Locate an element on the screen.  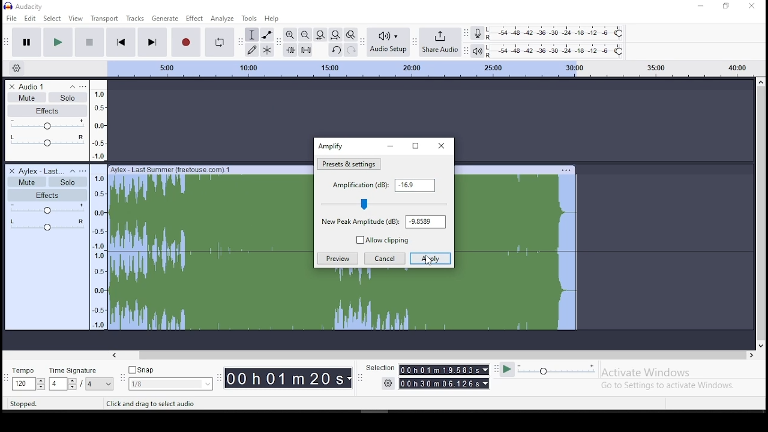
new peak amplitube is located at coordinates (383, 222).